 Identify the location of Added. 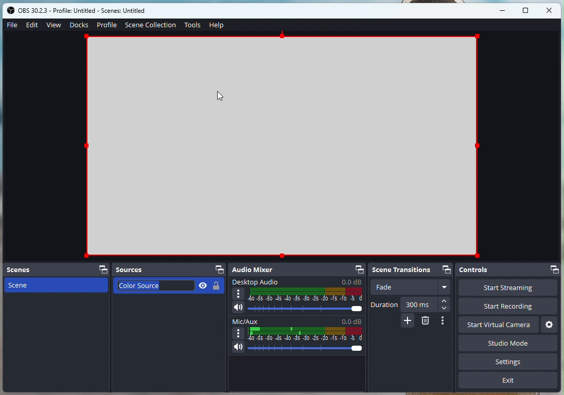
(408, 321).